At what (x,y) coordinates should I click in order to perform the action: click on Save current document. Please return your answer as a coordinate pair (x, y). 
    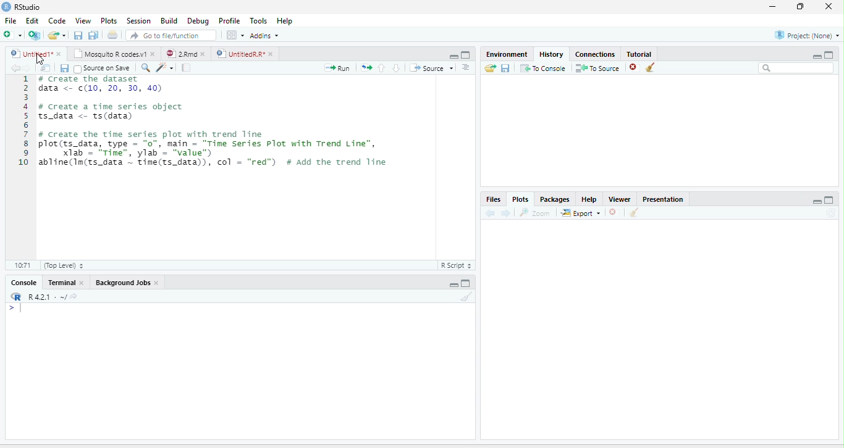
    Looking at the image, I should click on (78, 35).